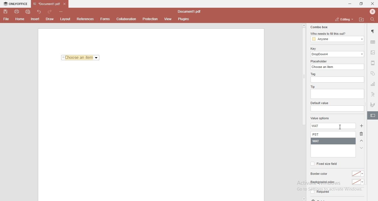  Describe the element at coordinates (319, 193) in the screenshot. I see `required` at that location.